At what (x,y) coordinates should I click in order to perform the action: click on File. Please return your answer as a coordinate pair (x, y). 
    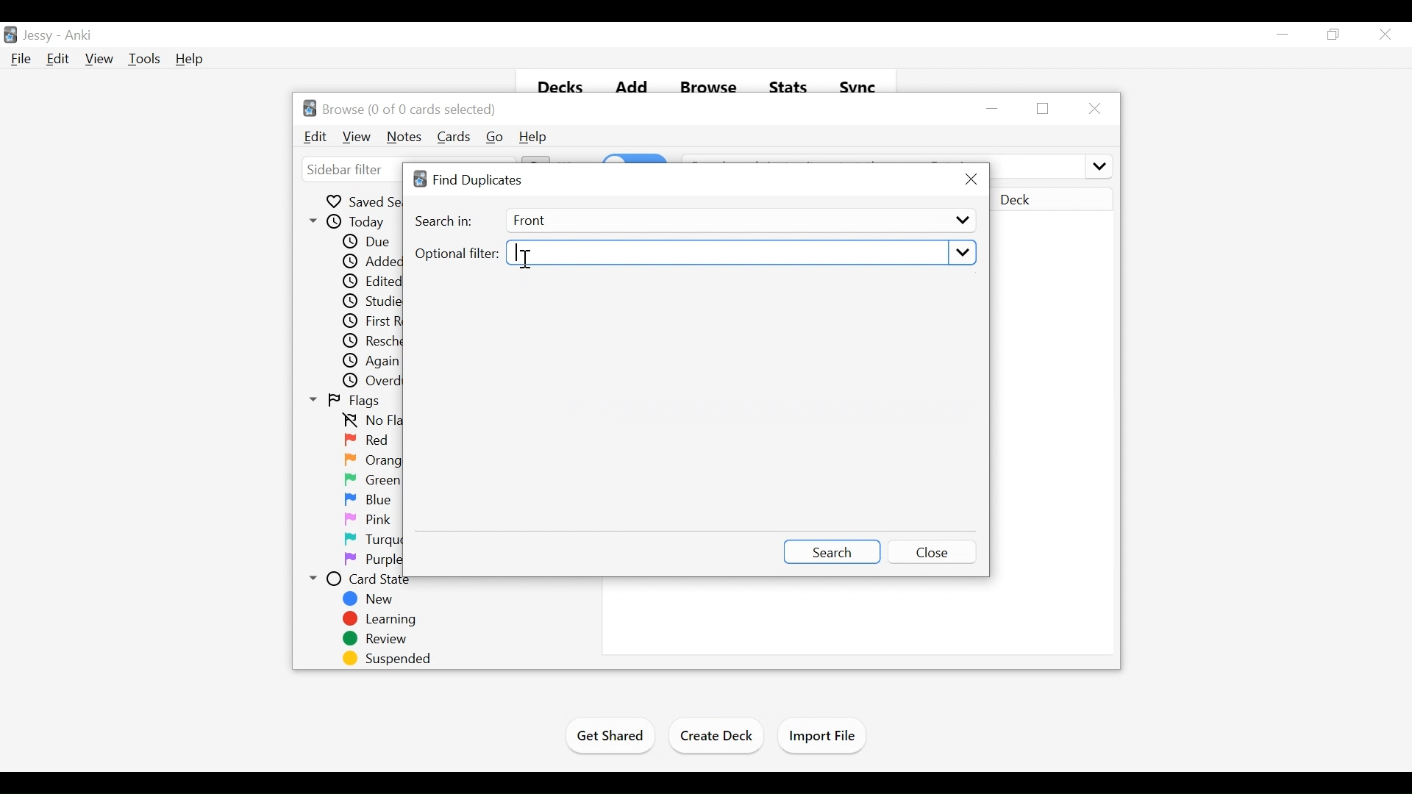
    Looking at the image, I should click on (21, 58).